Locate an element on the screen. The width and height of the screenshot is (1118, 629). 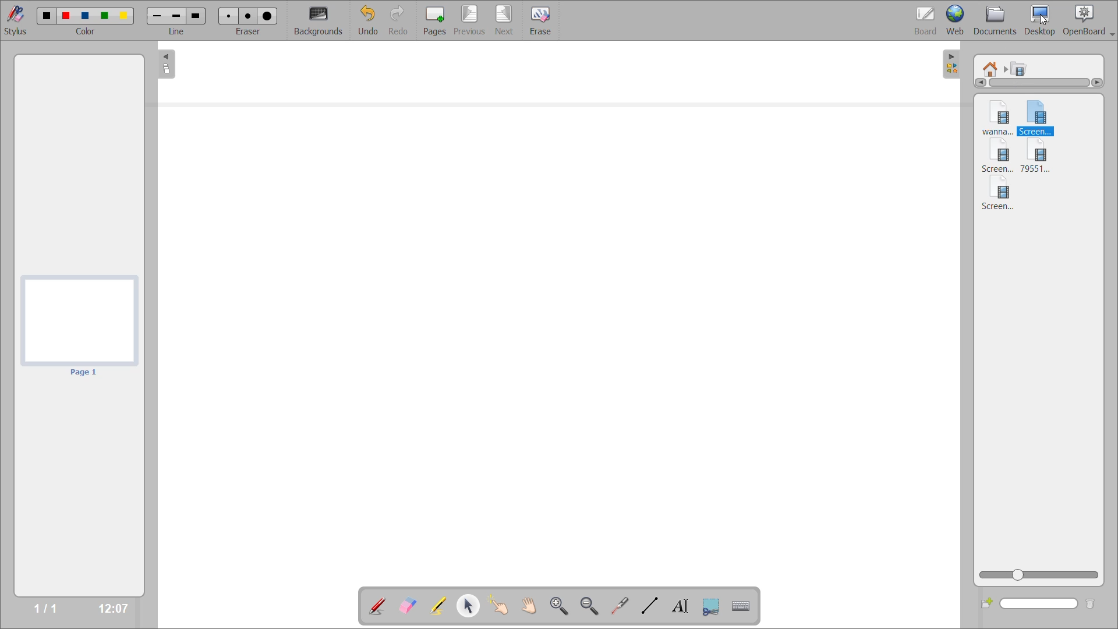
delete is located at coordinates (1090, 605).